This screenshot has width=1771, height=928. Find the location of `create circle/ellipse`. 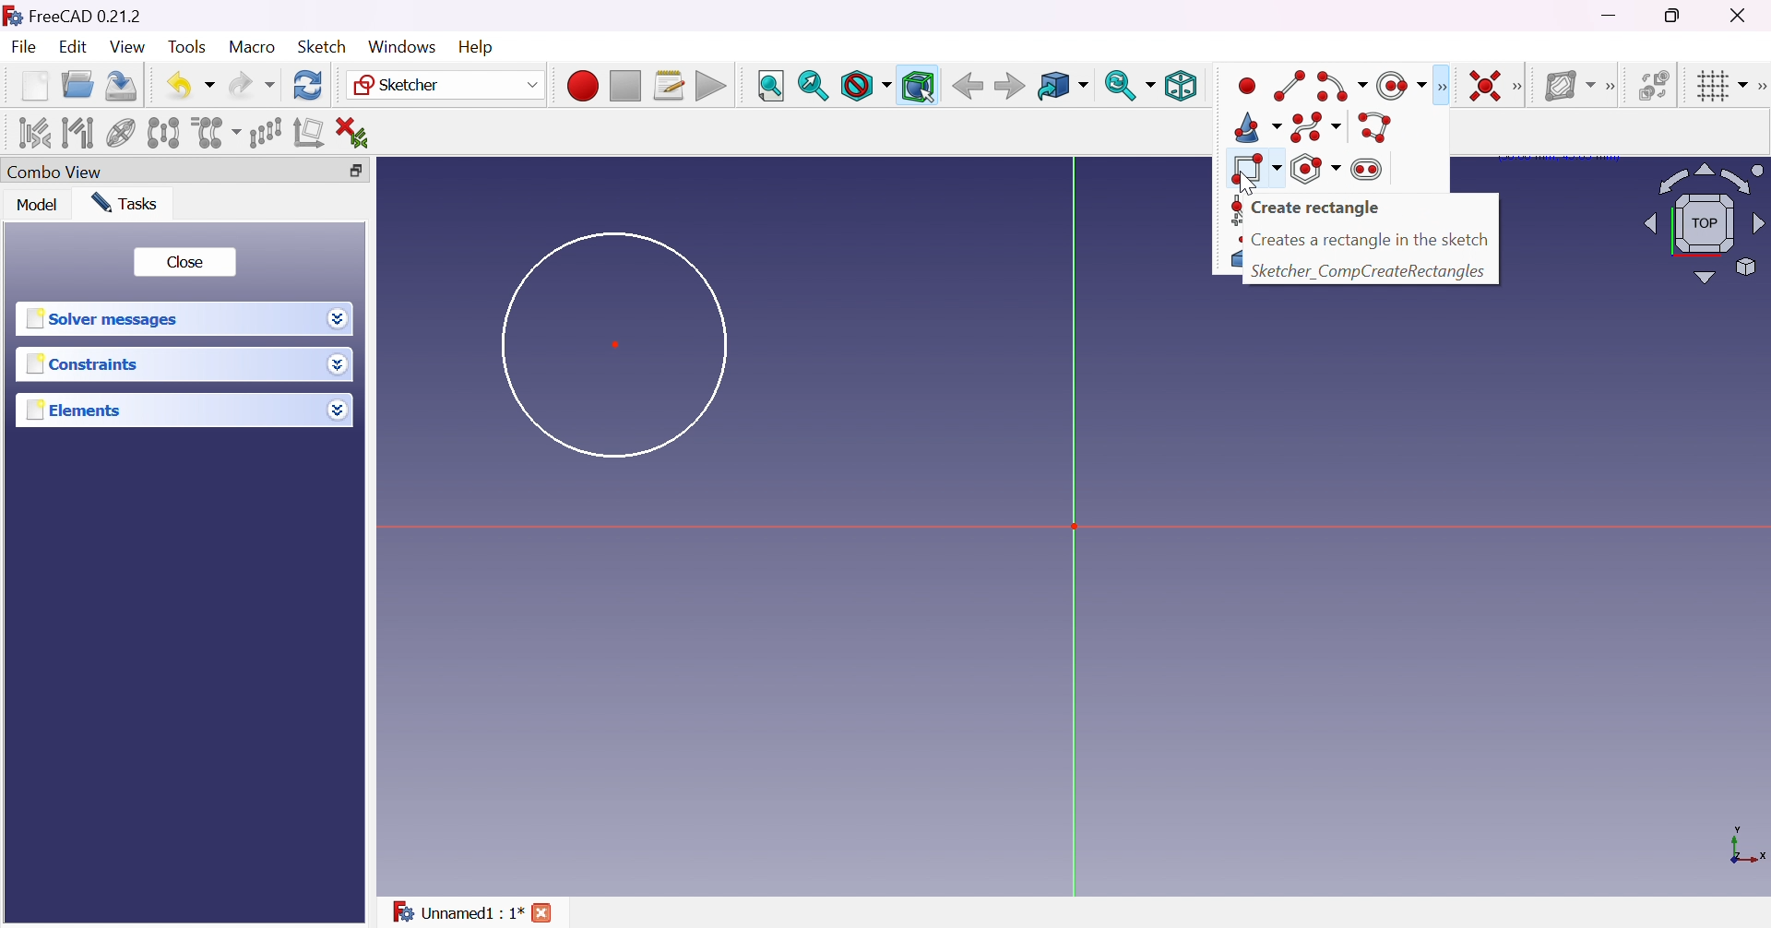

create circle/ellipse is located at coordinates (1403, 88).